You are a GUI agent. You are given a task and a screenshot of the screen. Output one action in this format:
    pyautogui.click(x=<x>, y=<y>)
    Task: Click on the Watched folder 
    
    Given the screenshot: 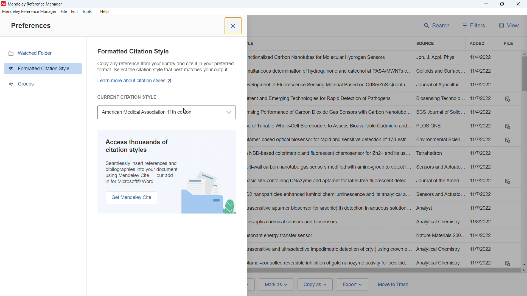 What is the action you would take?
    pyautogui.click(x=35, y=53)
    